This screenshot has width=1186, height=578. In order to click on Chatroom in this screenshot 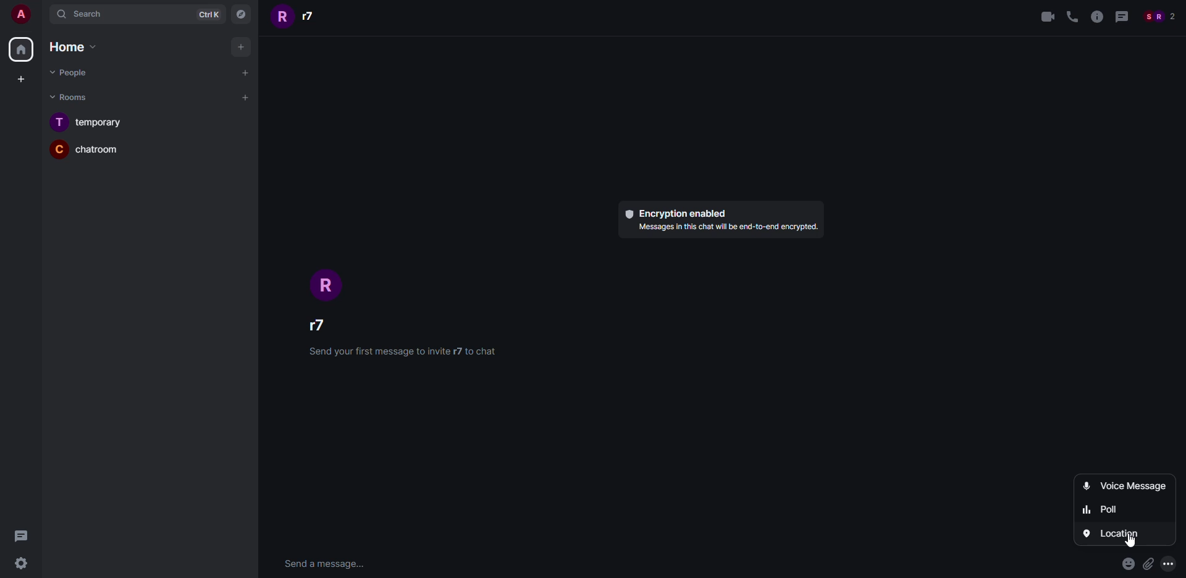, I will do `click(86, 148)`.